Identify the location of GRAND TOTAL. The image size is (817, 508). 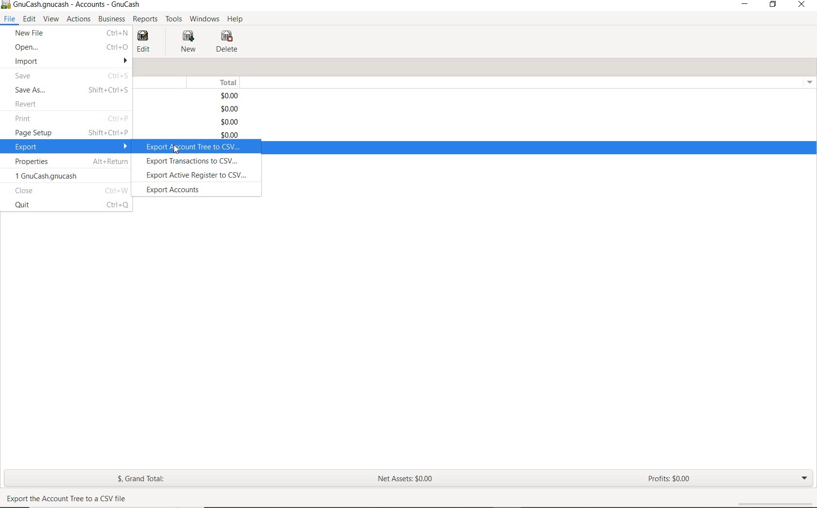
(141, 479).